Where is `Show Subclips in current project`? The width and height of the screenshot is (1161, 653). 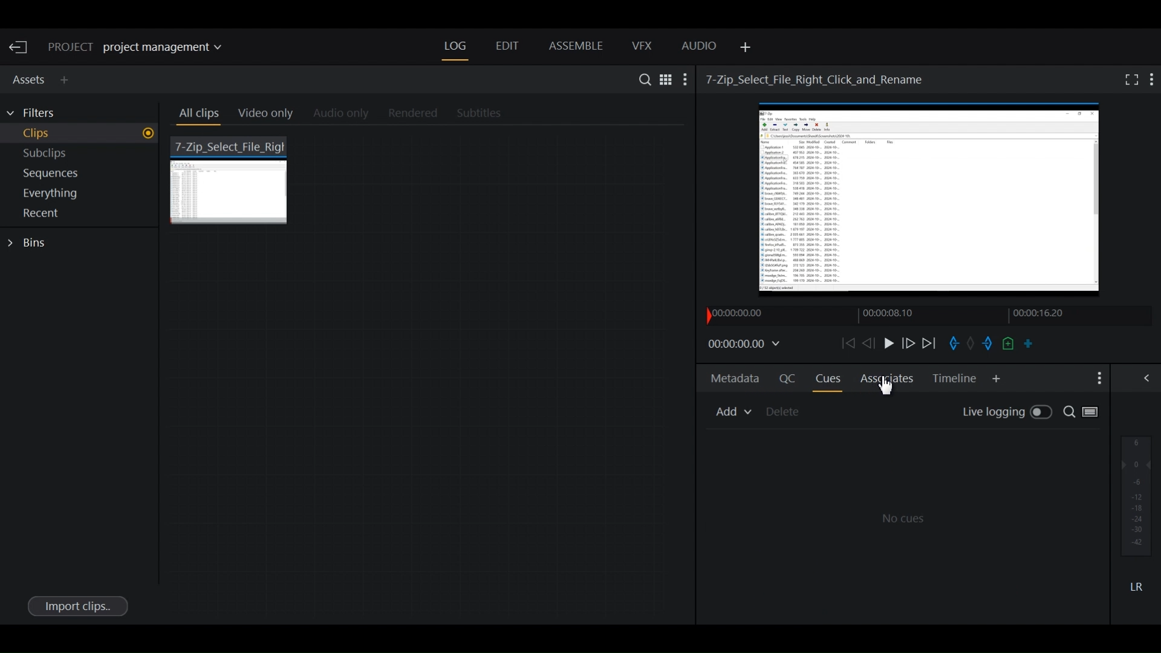
Show Subclips in current project is located at coordinates (82, 155).